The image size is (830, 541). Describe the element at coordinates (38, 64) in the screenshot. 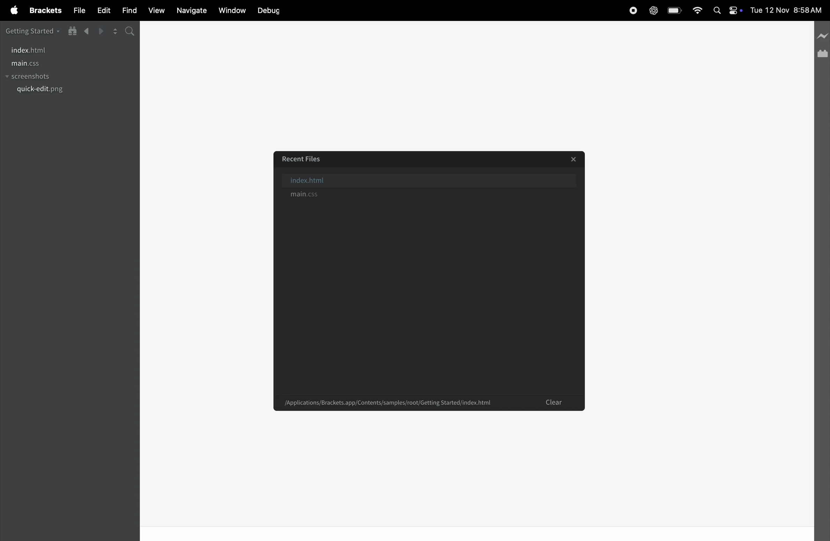

I see `main .css` at that location.